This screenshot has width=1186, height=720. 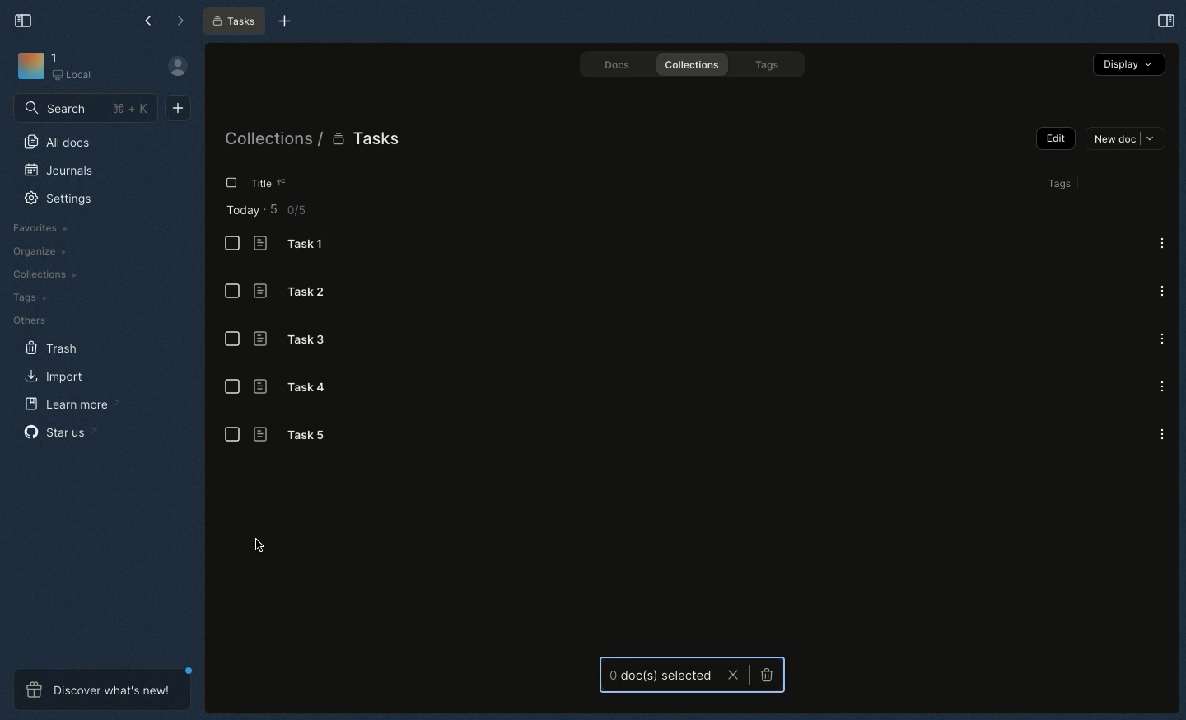 What do you see at coordinates (59, 171) in the screenshot?
I see `Journals` at bounding box center [59, 171].